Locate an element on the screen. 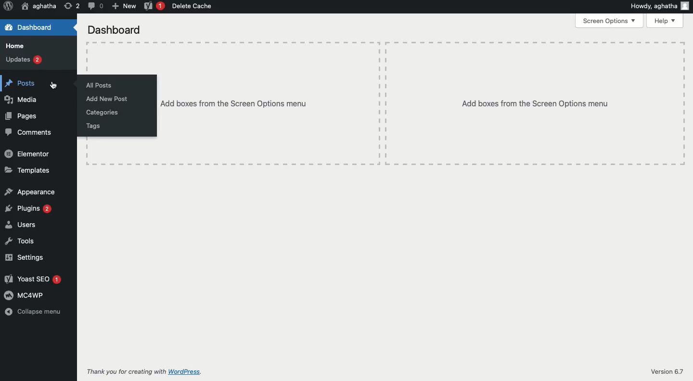  Screen options is located at coordinates (610, 21).